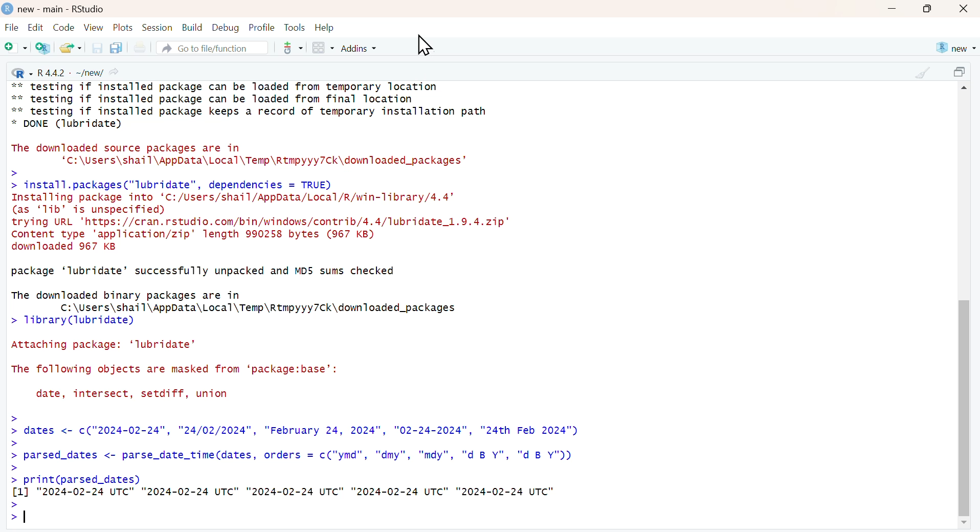 This screenshot has height=532, width=980. What do you see at coordinates (70, 47) in the screenshot?
I see `open an existing file` at bounding box center [70, 47].